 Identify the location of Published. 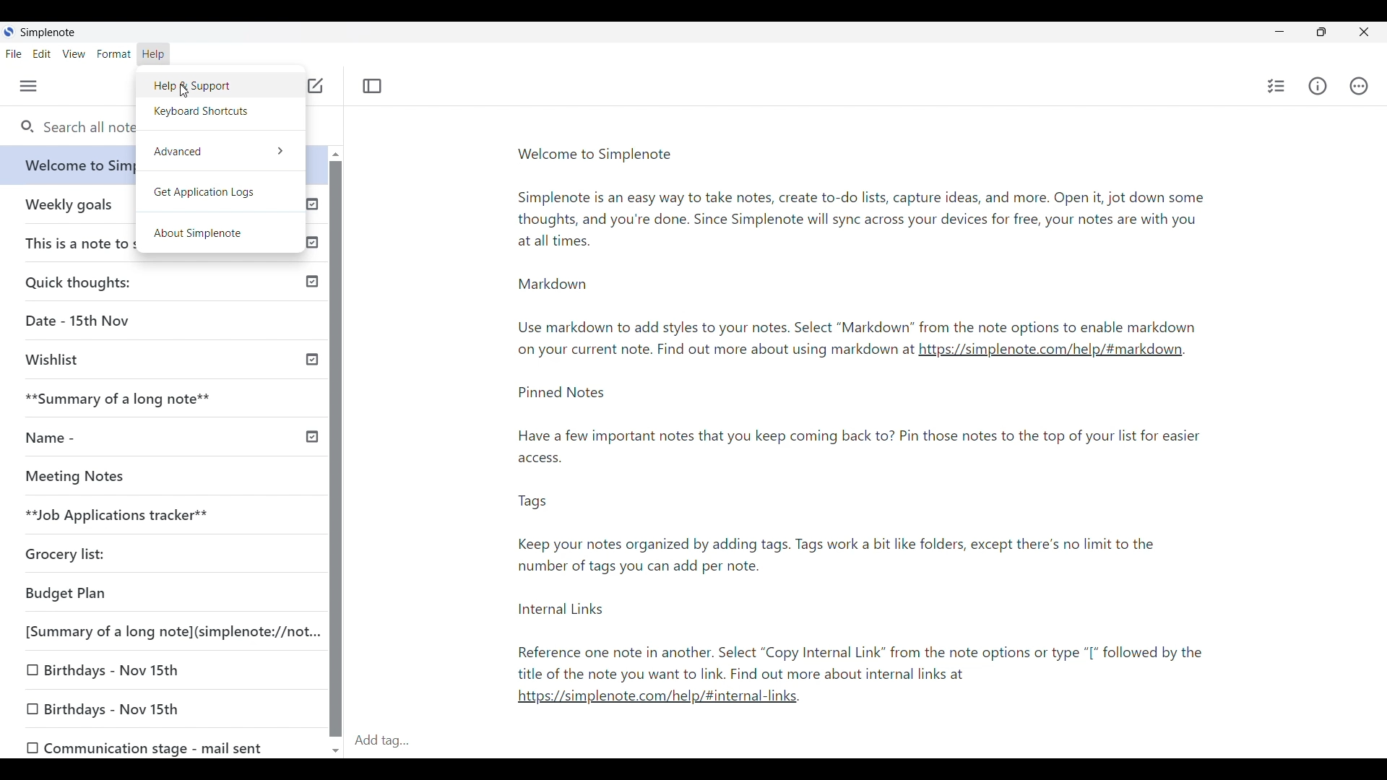
(314, 286).